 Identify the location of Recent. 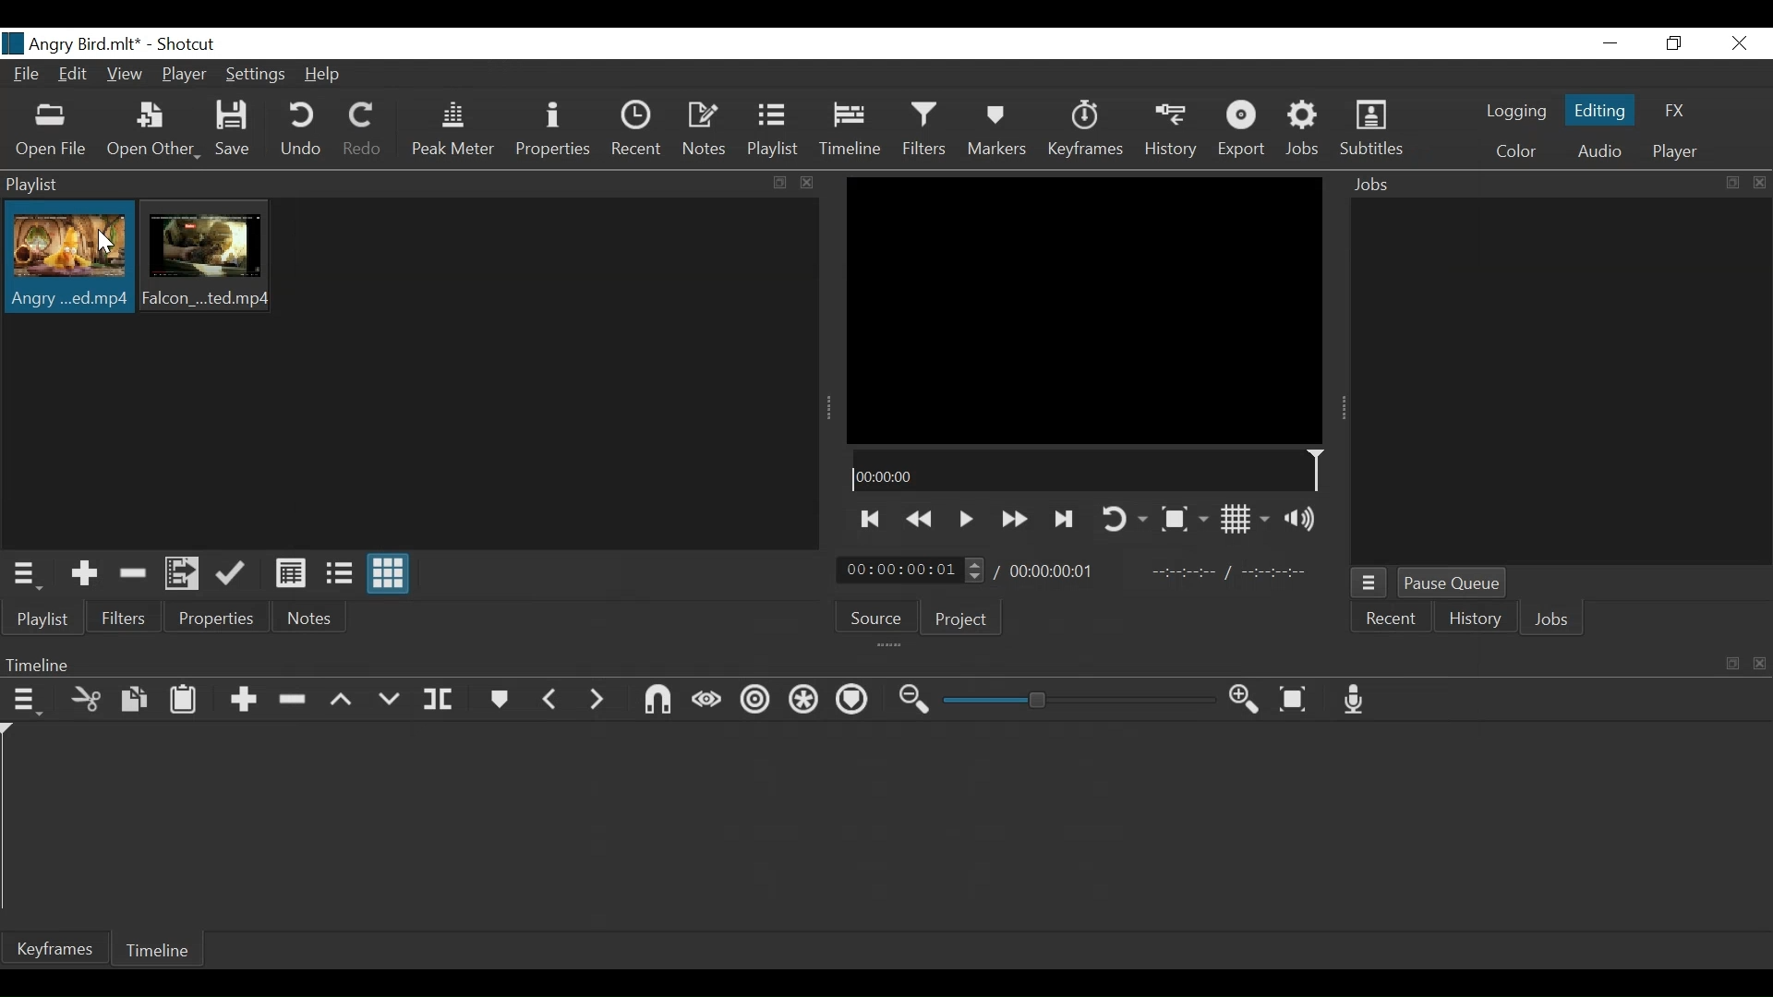
(638, 130).